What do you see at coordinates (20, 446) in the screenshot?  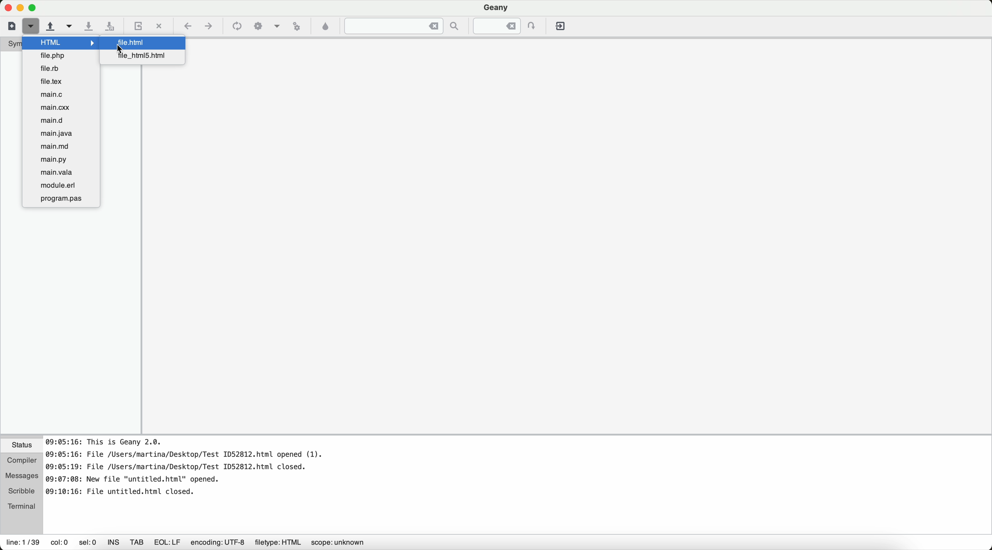 I see `status` at bounding box center [20, 446].